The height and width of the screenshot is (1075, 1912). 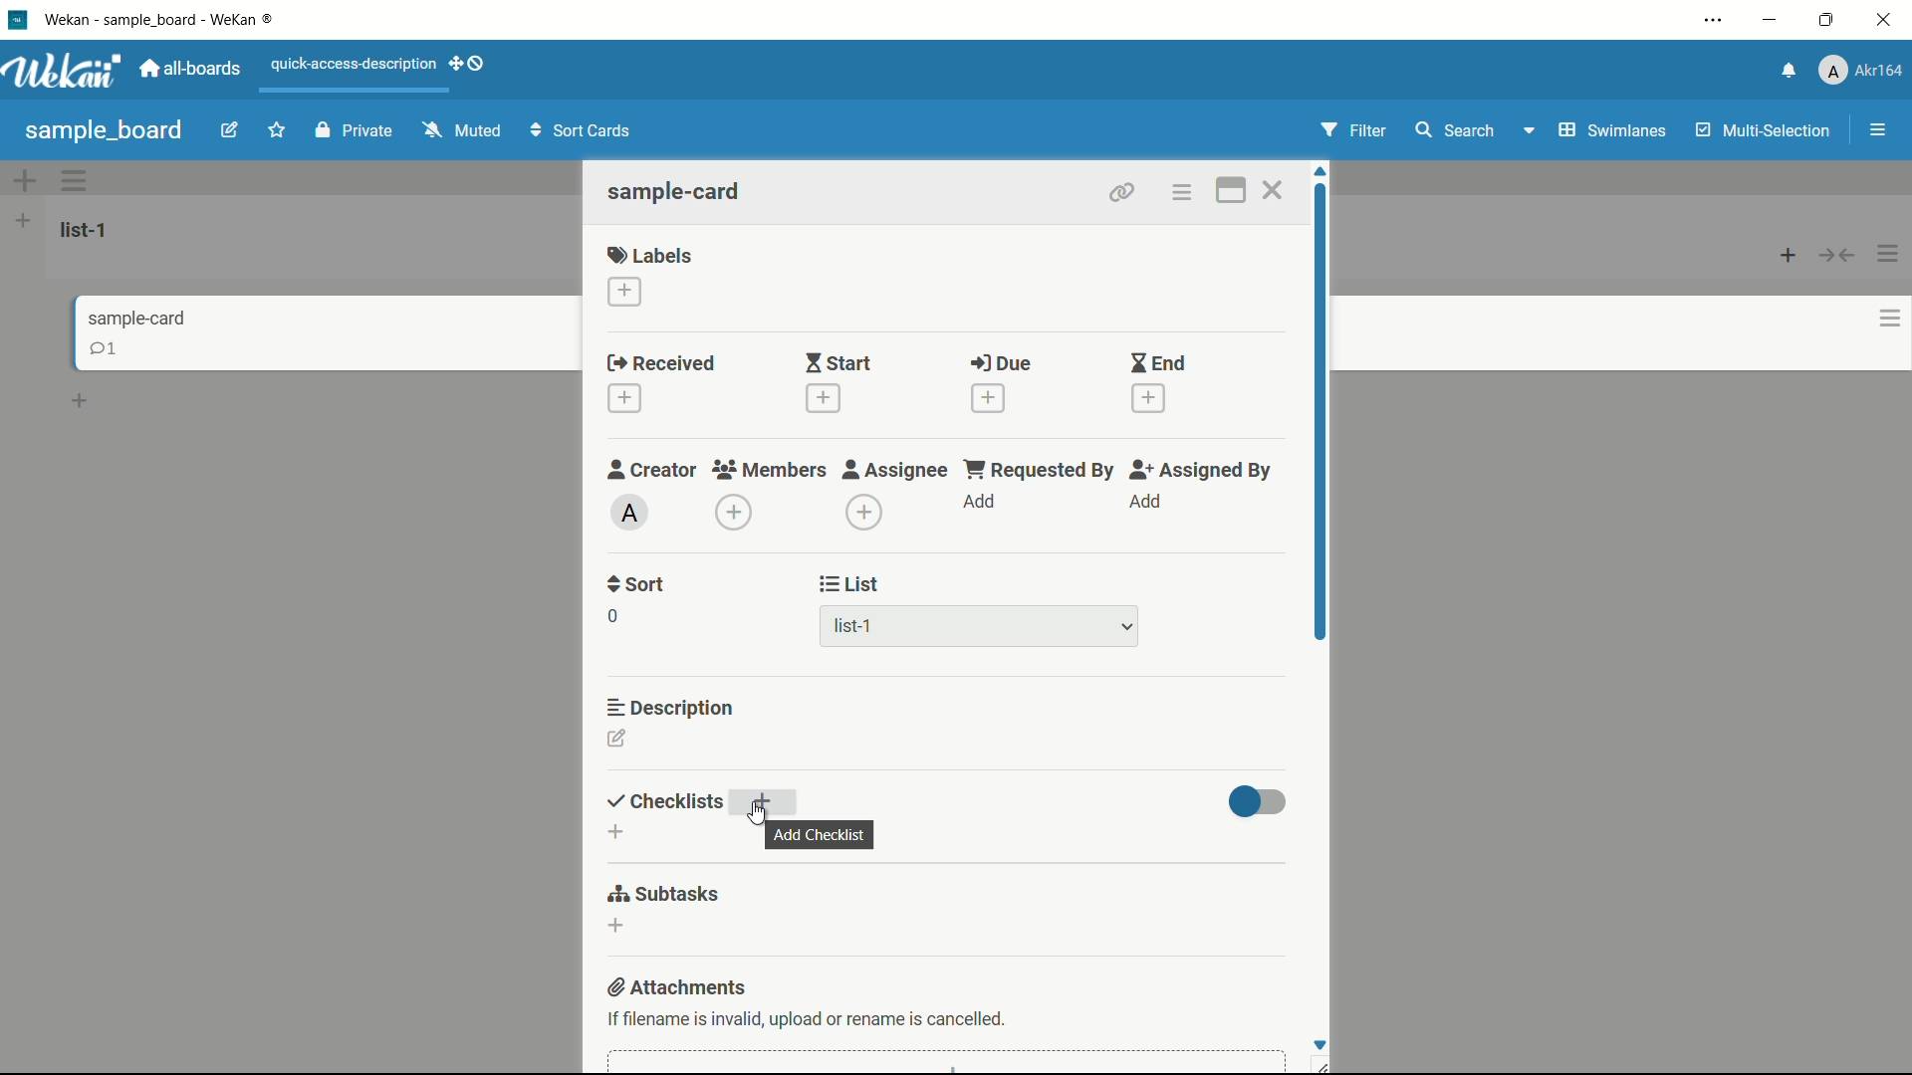 I want to click on minimize, so click(x=1772, y=21).